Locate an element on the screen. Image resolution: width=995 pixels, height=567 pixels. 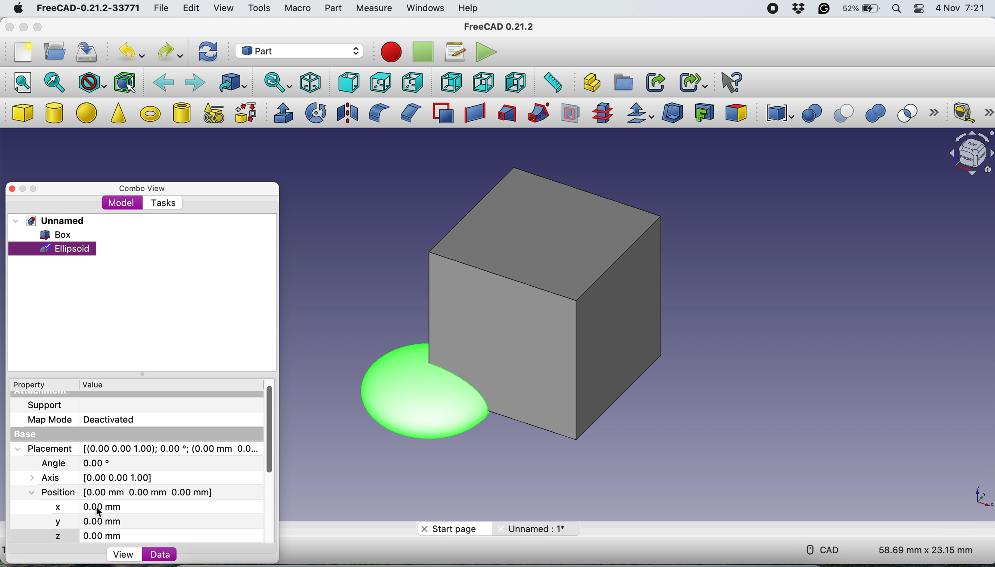
view is located at coordinates (126, 554).